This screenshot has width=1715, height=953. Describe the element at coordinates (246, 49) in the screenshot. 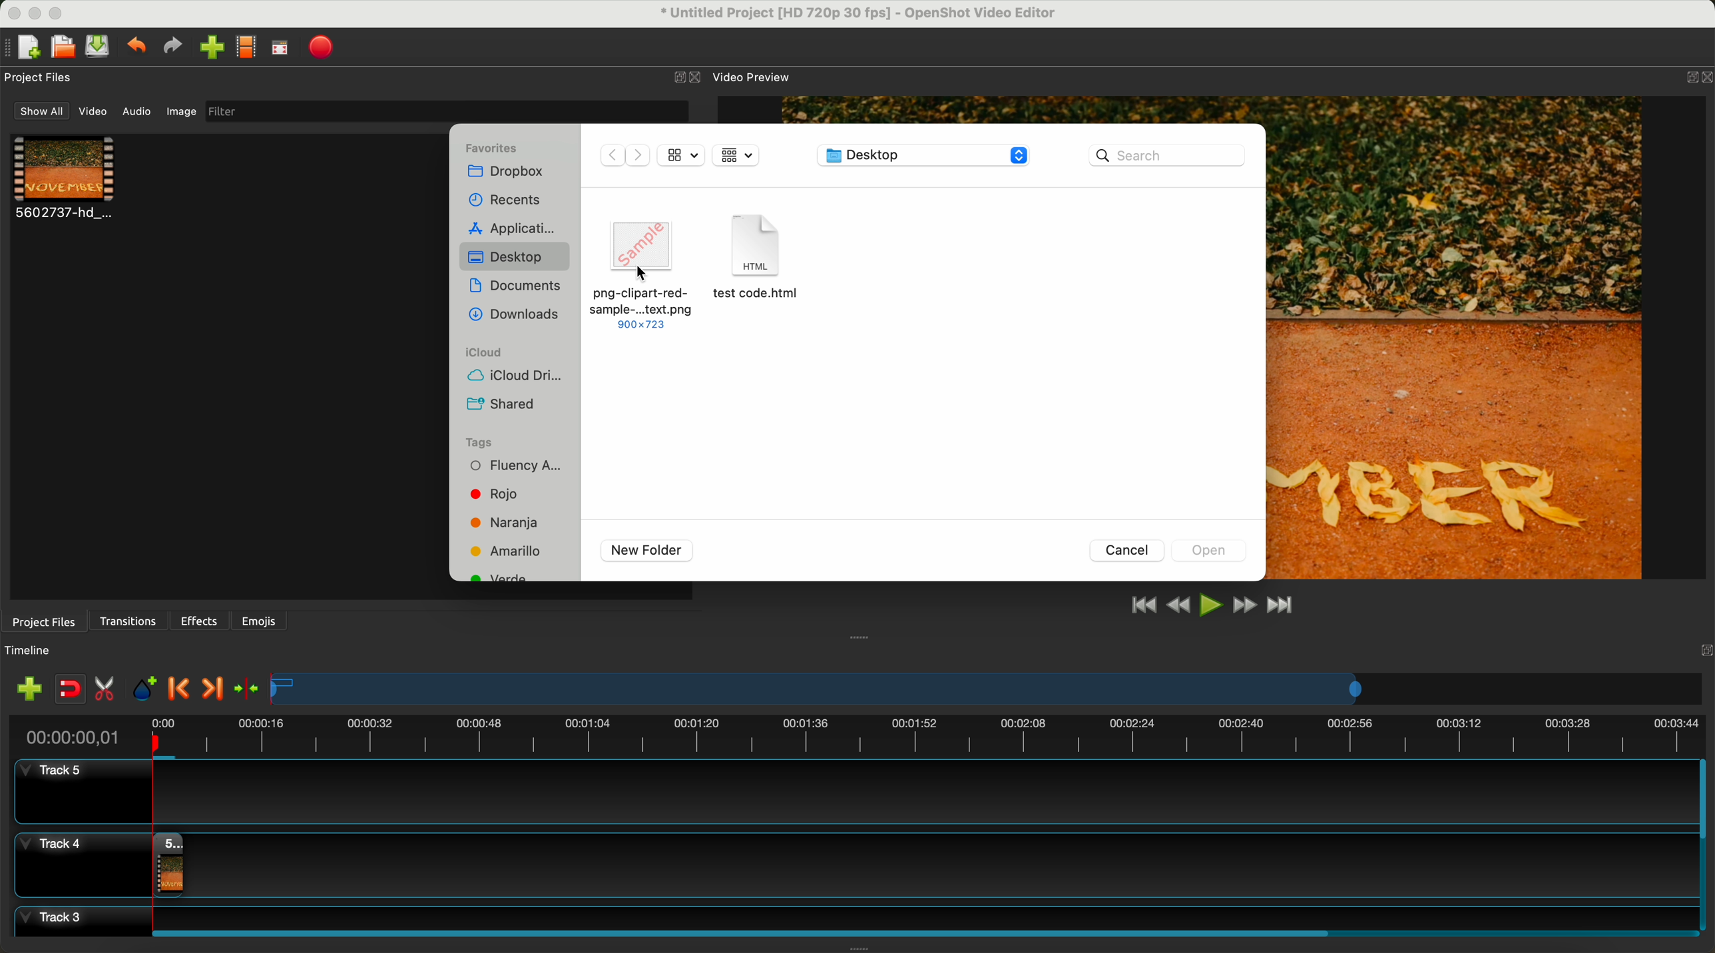

I see `choose profile` at that location.